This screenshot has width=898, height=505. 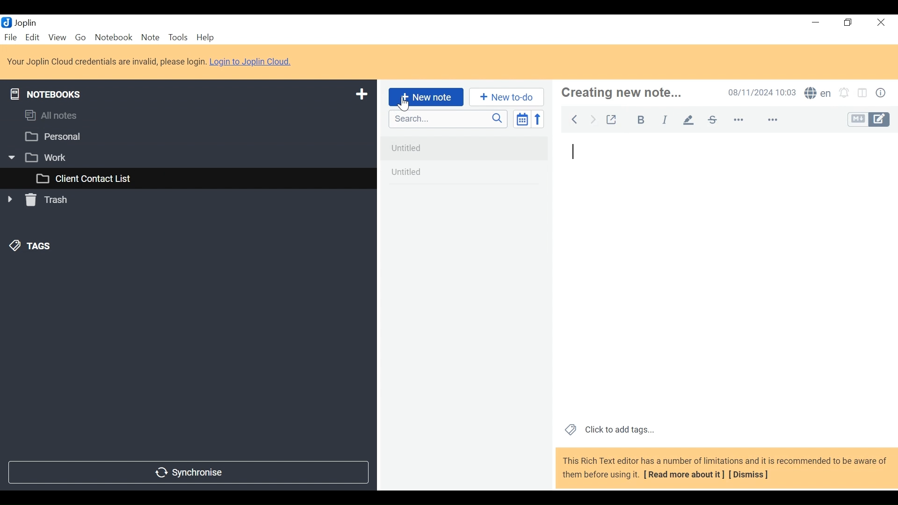 I want to click on View, so click(x=58, y=38).